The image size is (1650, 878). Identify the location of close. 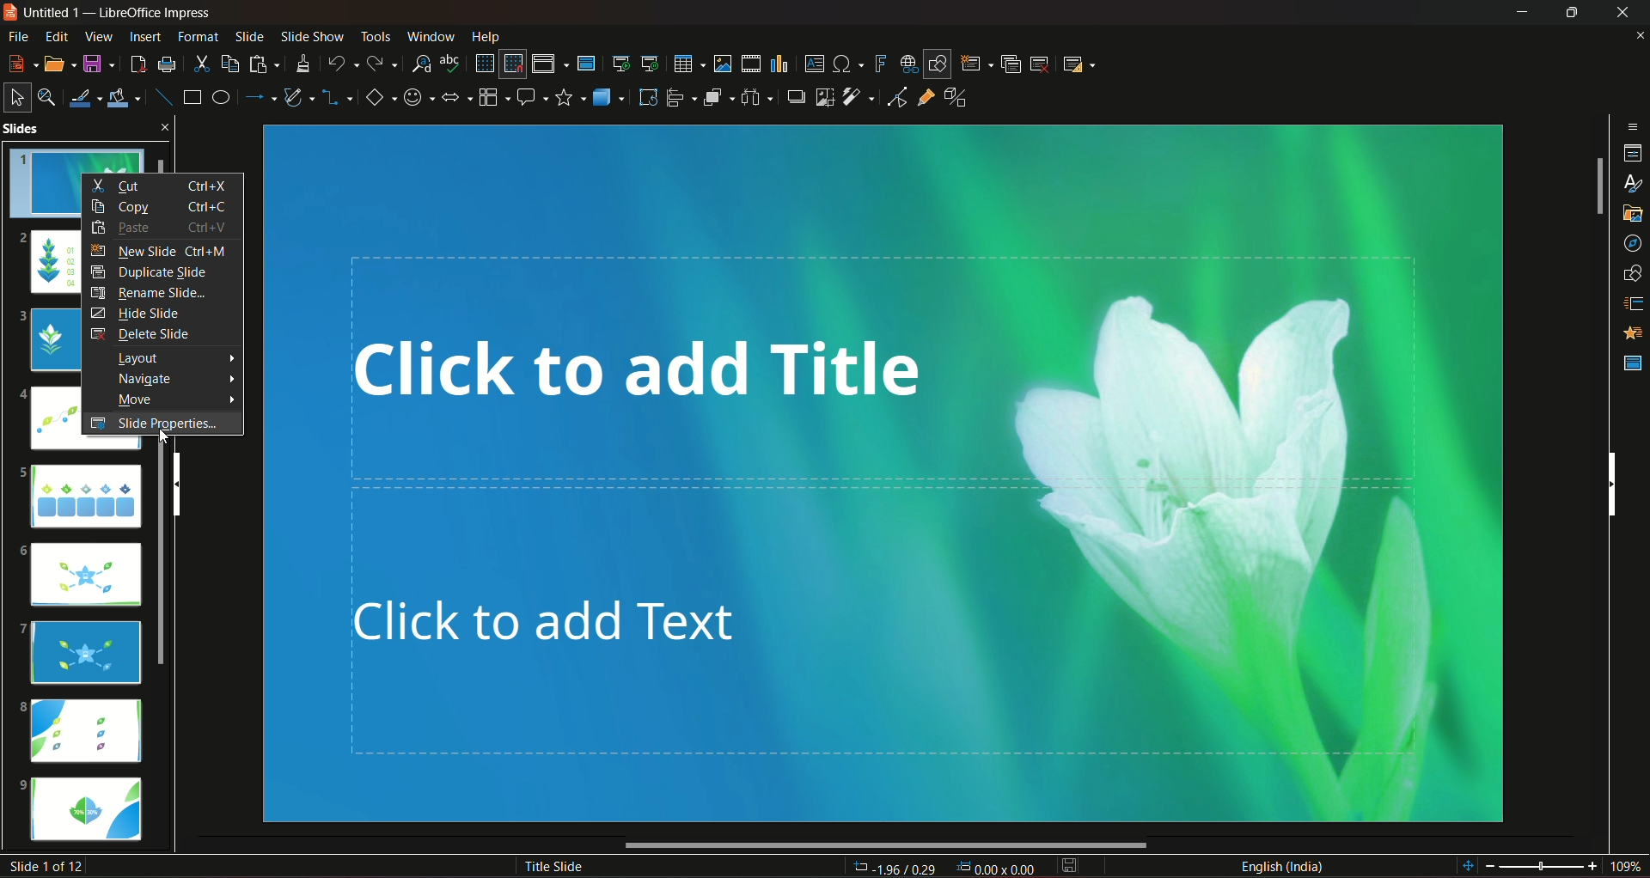
(1635, 36).